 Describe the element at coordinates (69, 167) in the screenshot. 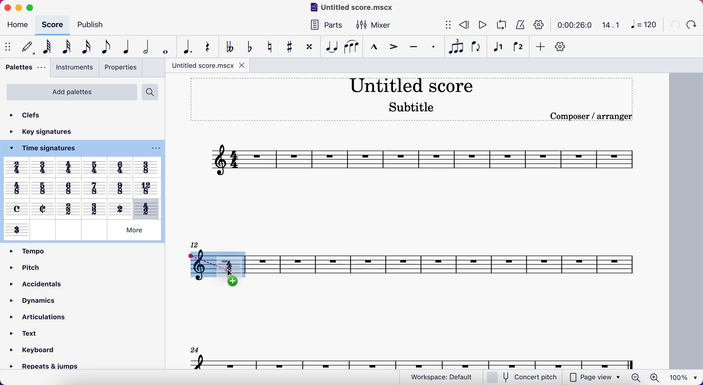

I see `` at that location.